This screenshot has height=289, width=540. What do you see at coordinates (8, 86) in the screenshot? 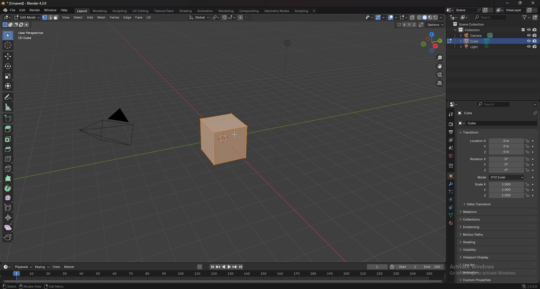
I see `transform` at bounding box center [8, 86].